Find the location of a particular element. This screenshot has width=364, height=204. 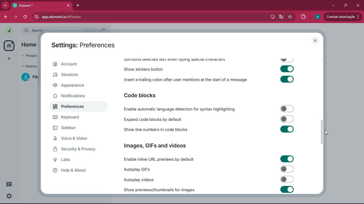

labs is located at coordinates (75, 161).